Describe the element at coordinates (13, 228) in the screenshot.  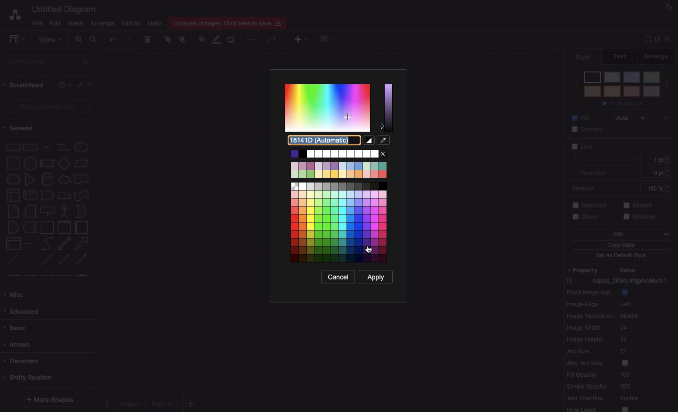
I see `and` at that location.